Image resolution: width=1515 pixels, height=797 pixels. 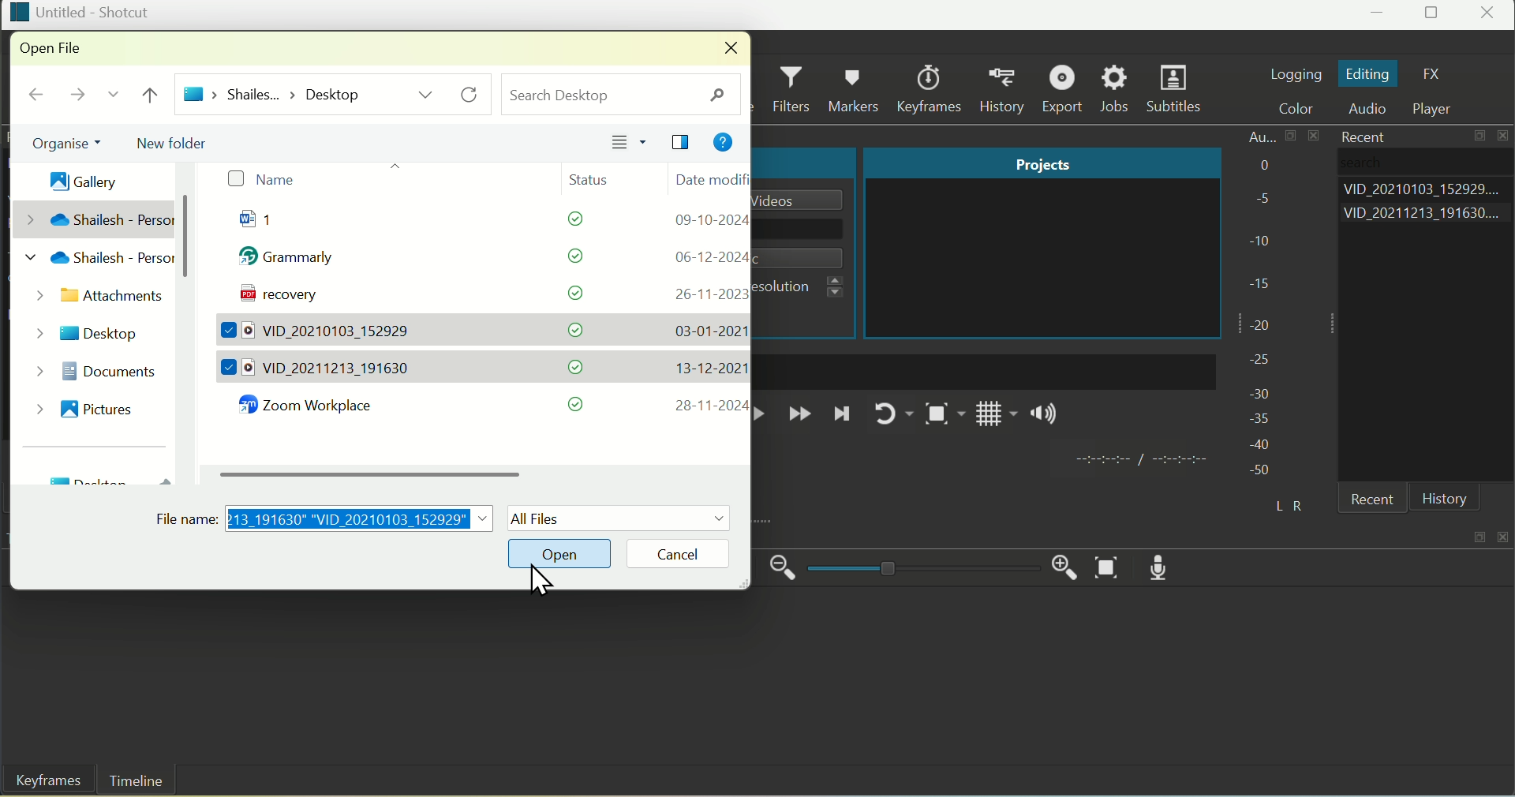 I want to click on Grammarly, so click(x=294, y=260).